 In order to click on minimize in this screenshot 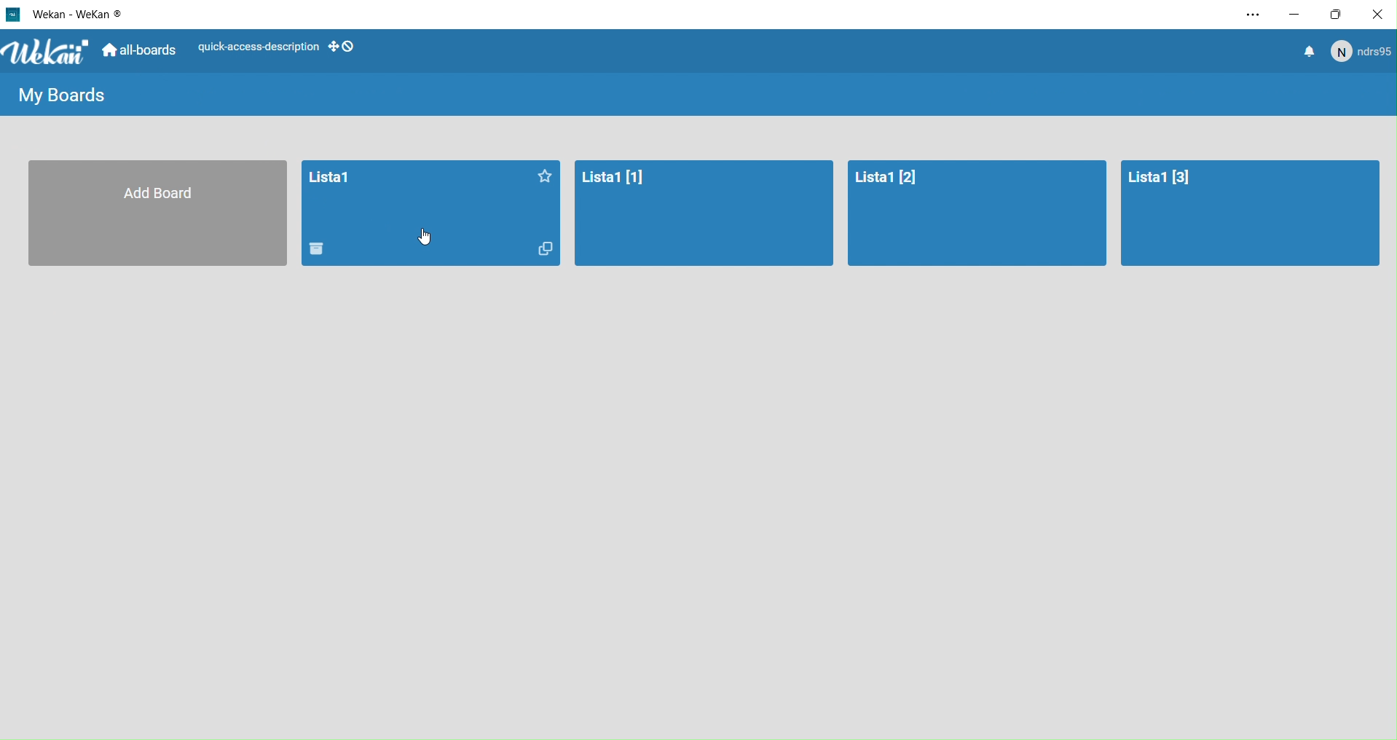, I will do `click(1297, 12)`.